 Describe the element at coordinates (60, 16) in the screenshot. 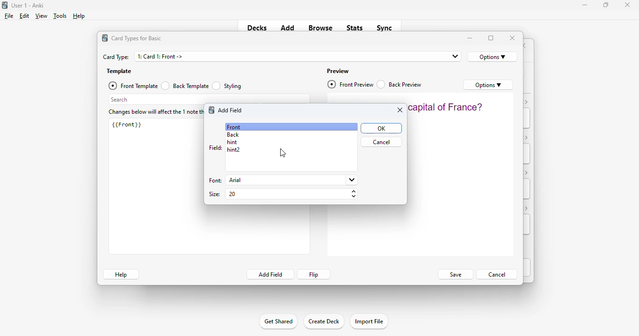

I see `tools` at that location.